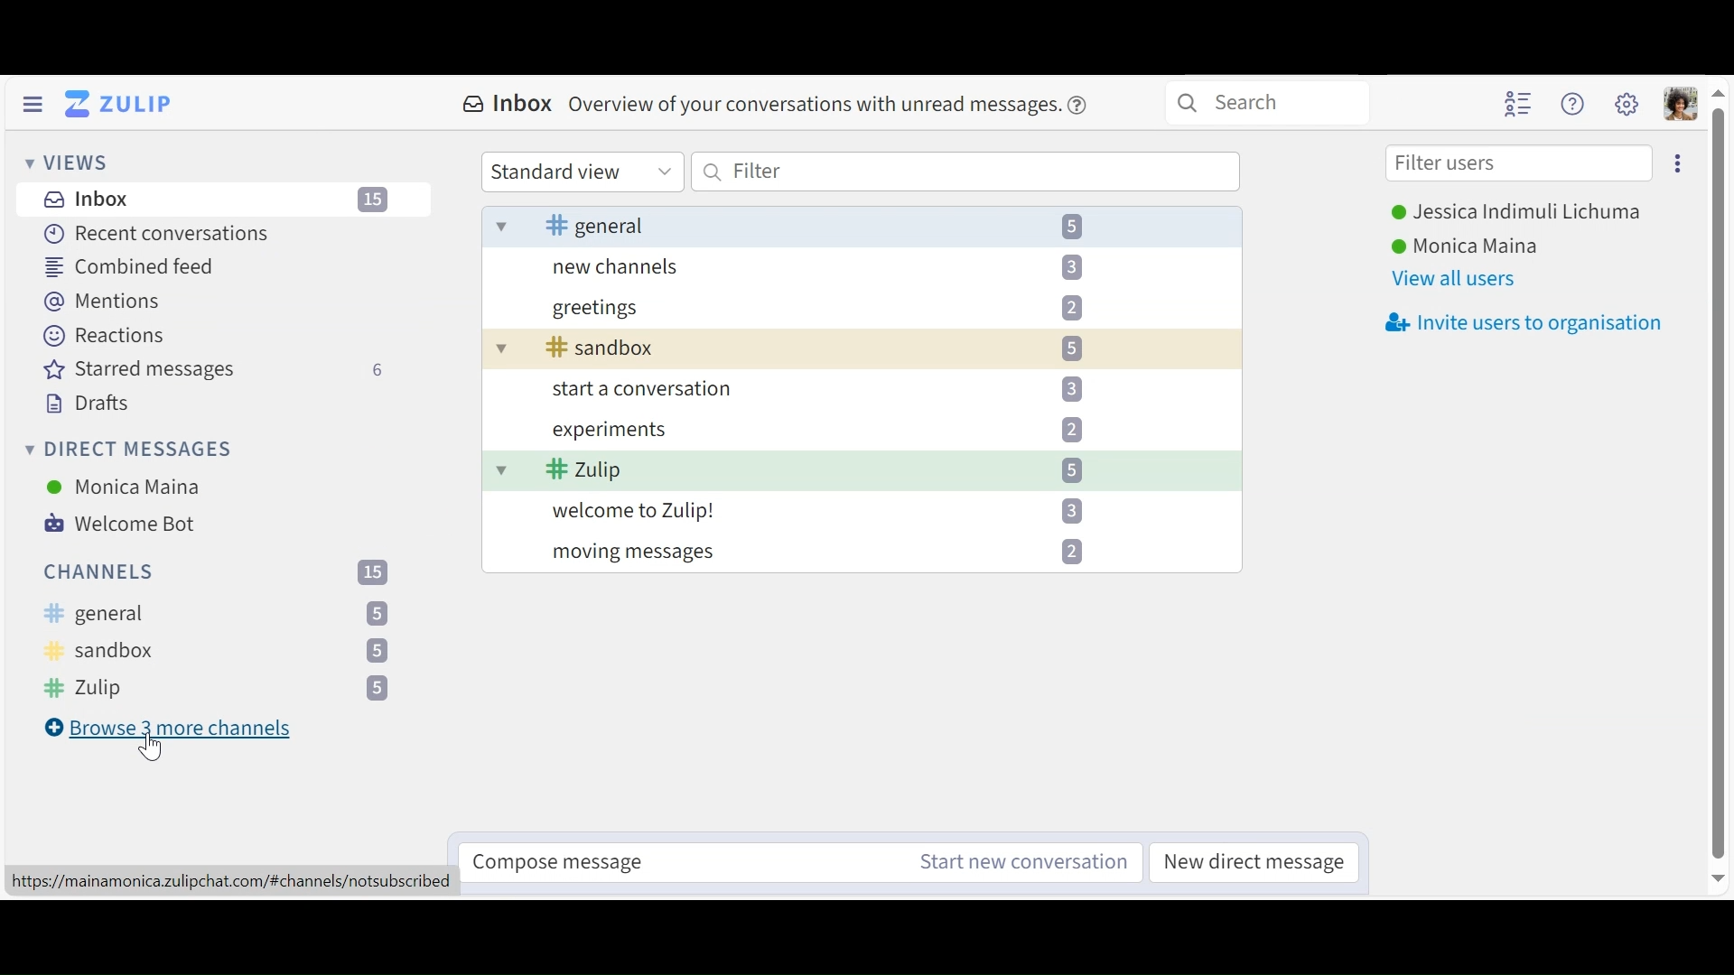 This screenshot has width=1734, height=975. What do you see at coordinates (1080, 105) in the screenshot?
I see `help` at bounding box center [1080, 105].